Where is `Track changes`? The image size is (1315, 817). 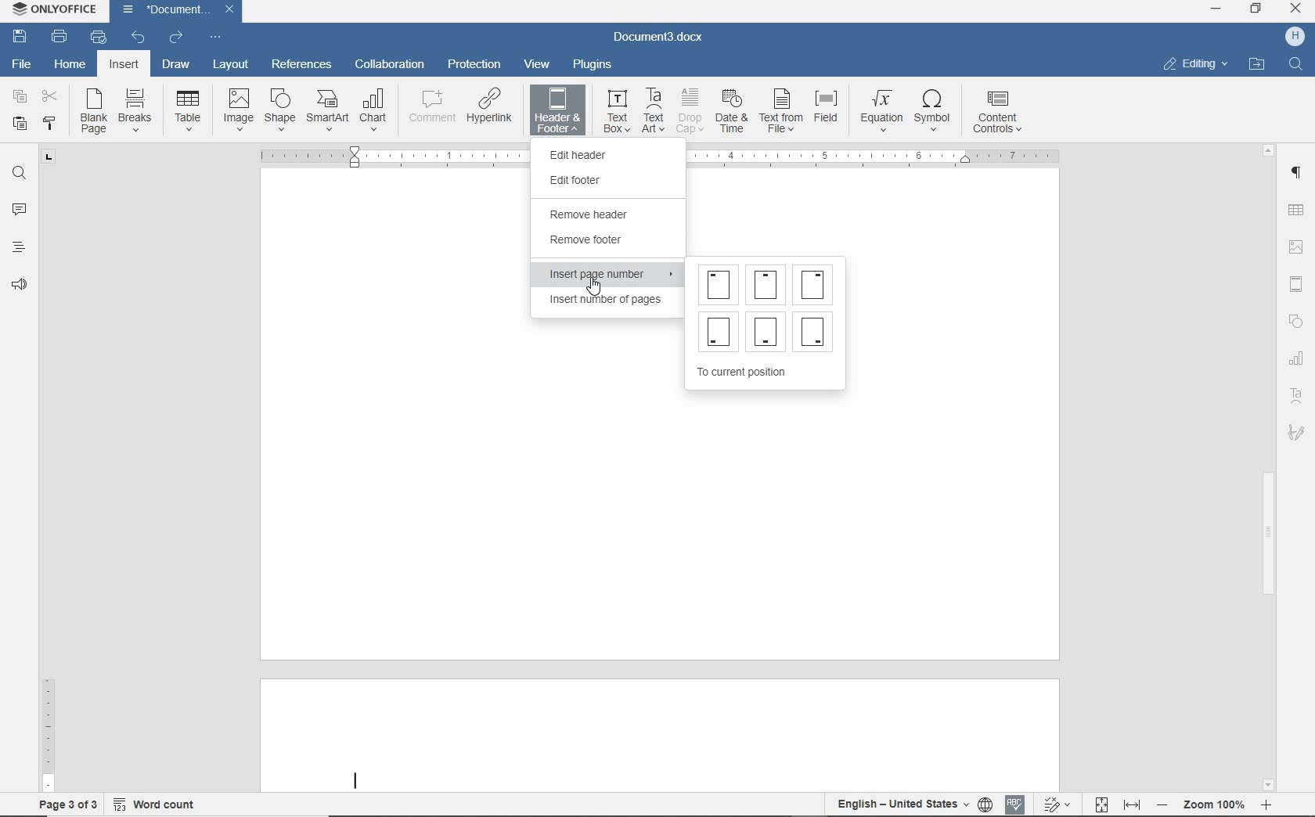 Track changes is located at coordinates (1054, 800).